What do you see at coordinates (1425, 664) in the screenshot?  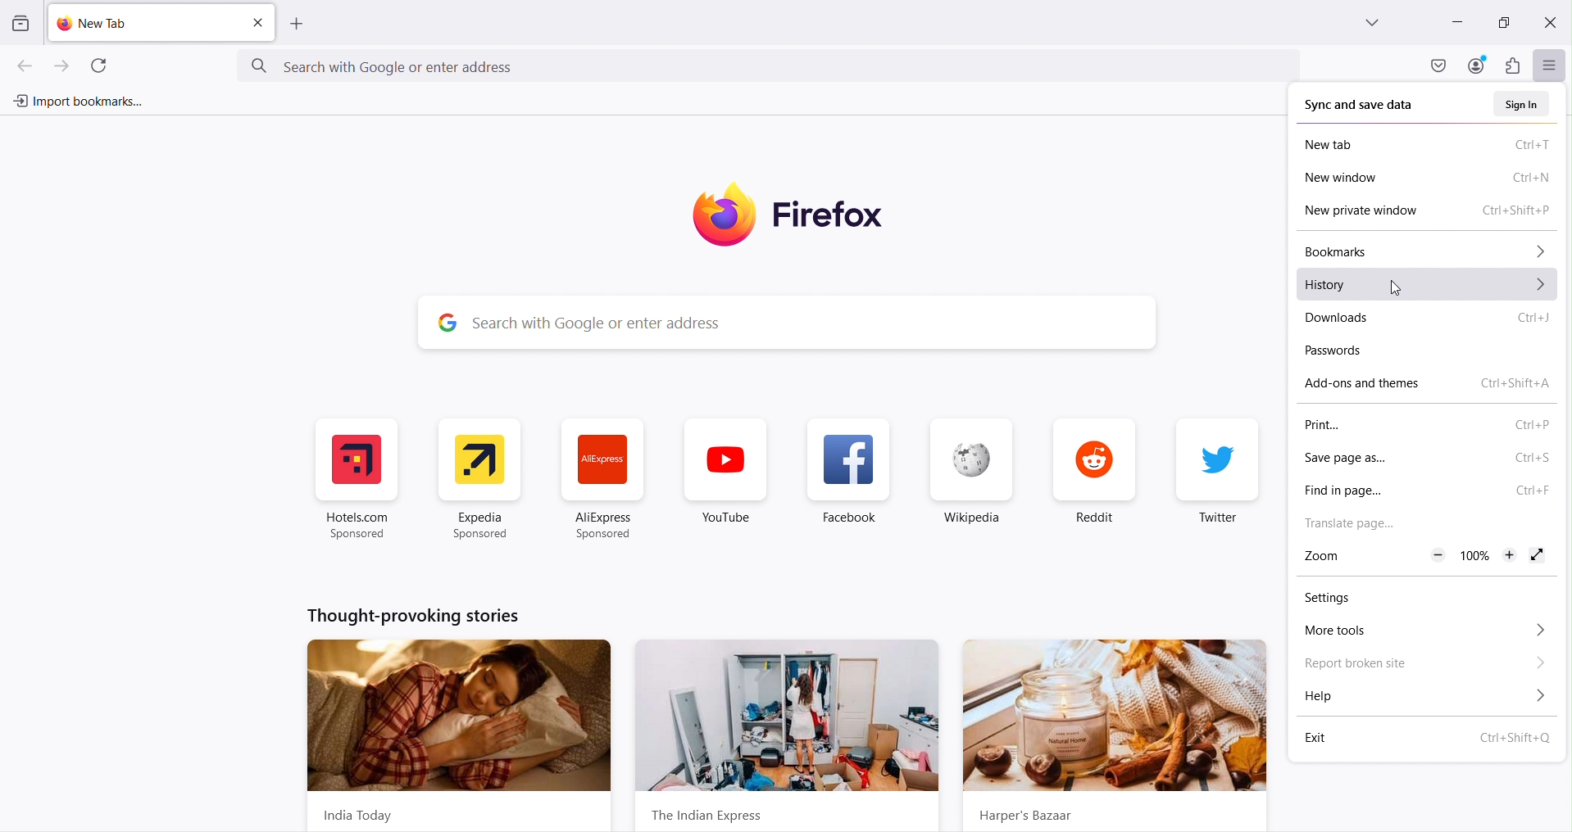 I see `Report broken sites` at bounding box center [1425, 664].